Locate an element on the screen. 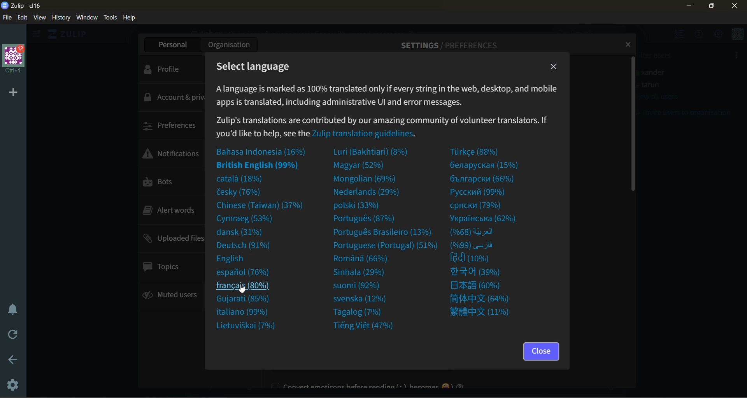 The height and width of the screenshot is (398, 747). deutsch is located at coordinates (247, 246).